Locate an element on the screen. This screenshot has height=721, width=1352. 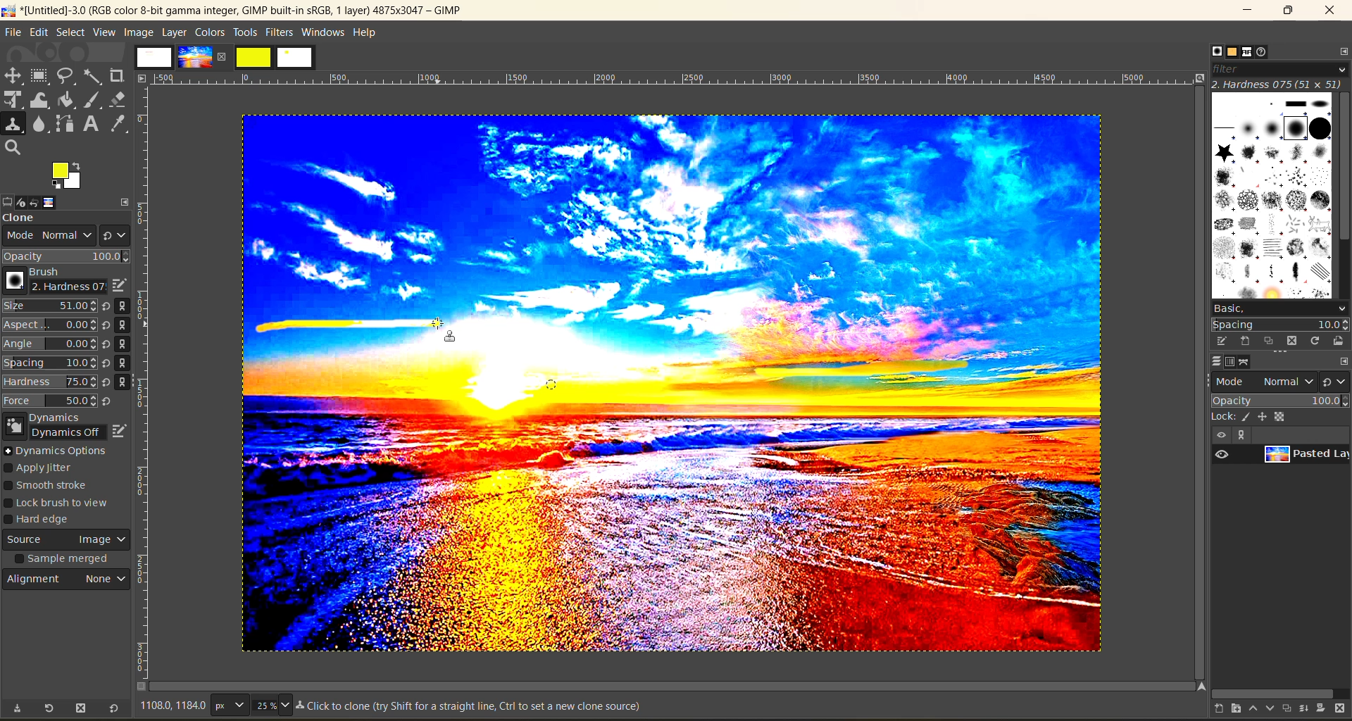
patterns is located at coordinates (1230, 53).